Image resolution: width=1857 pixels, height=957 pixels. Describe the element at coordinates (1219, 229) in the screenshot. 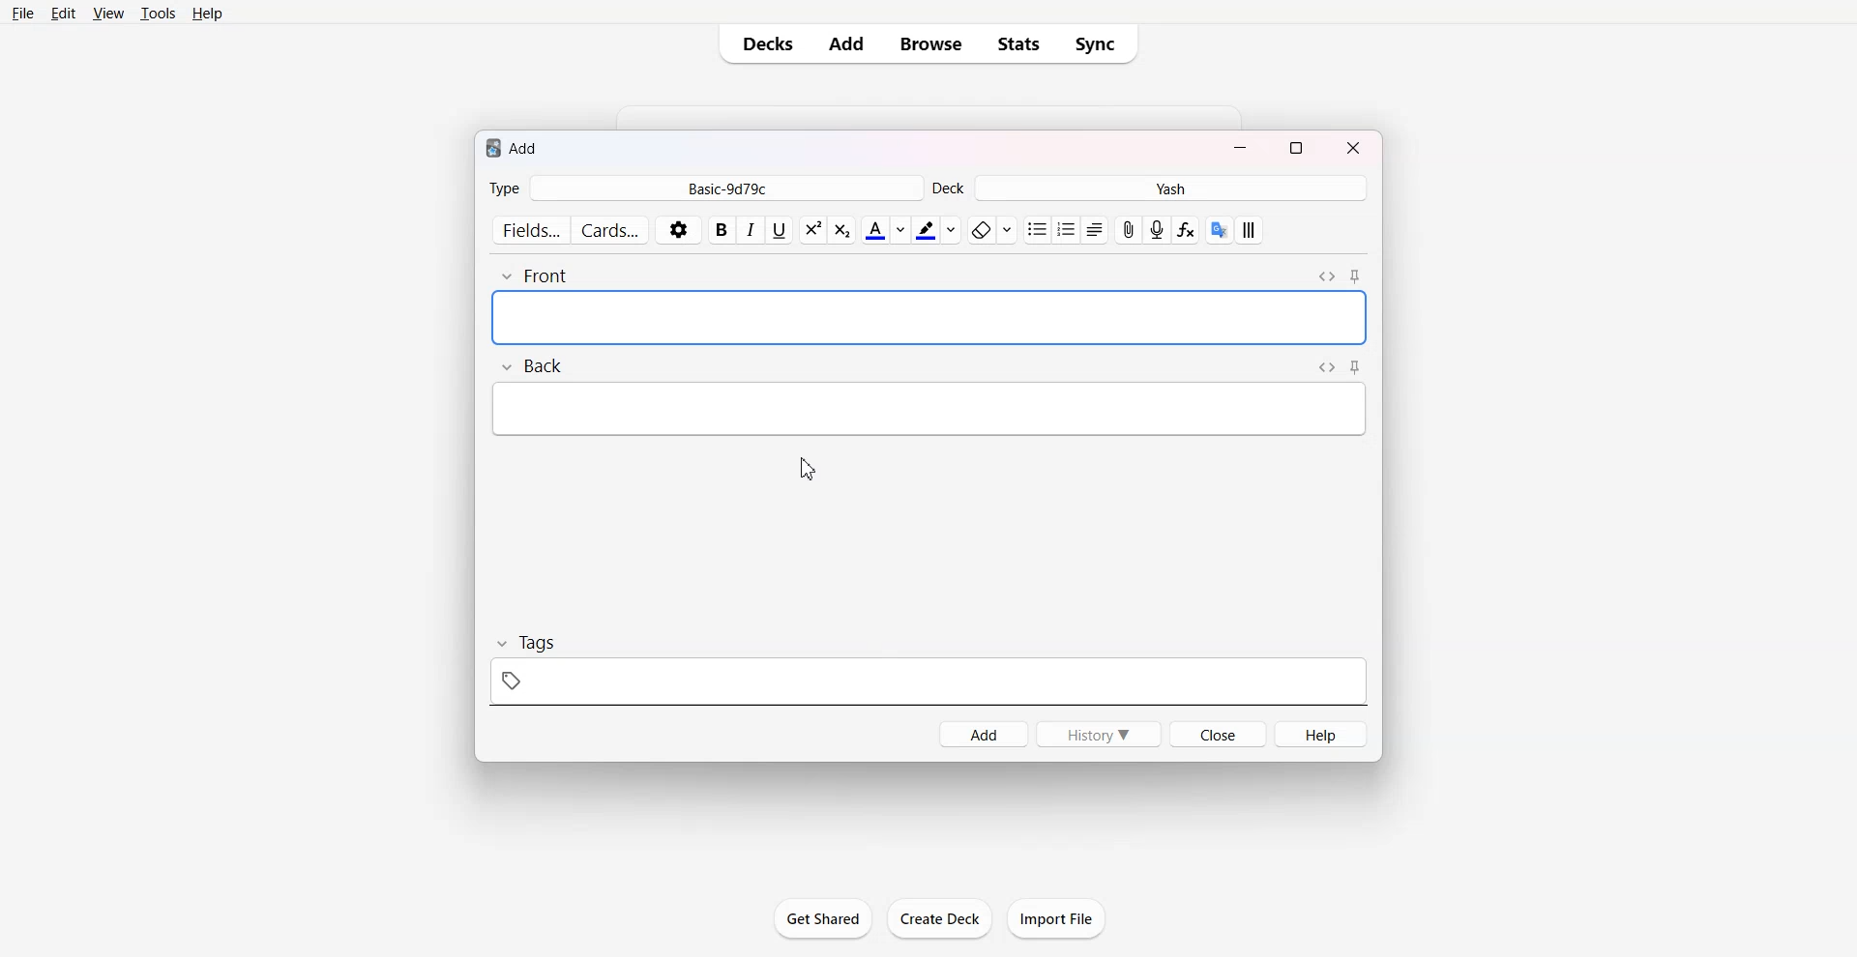

I see `Google Translate` at that location.